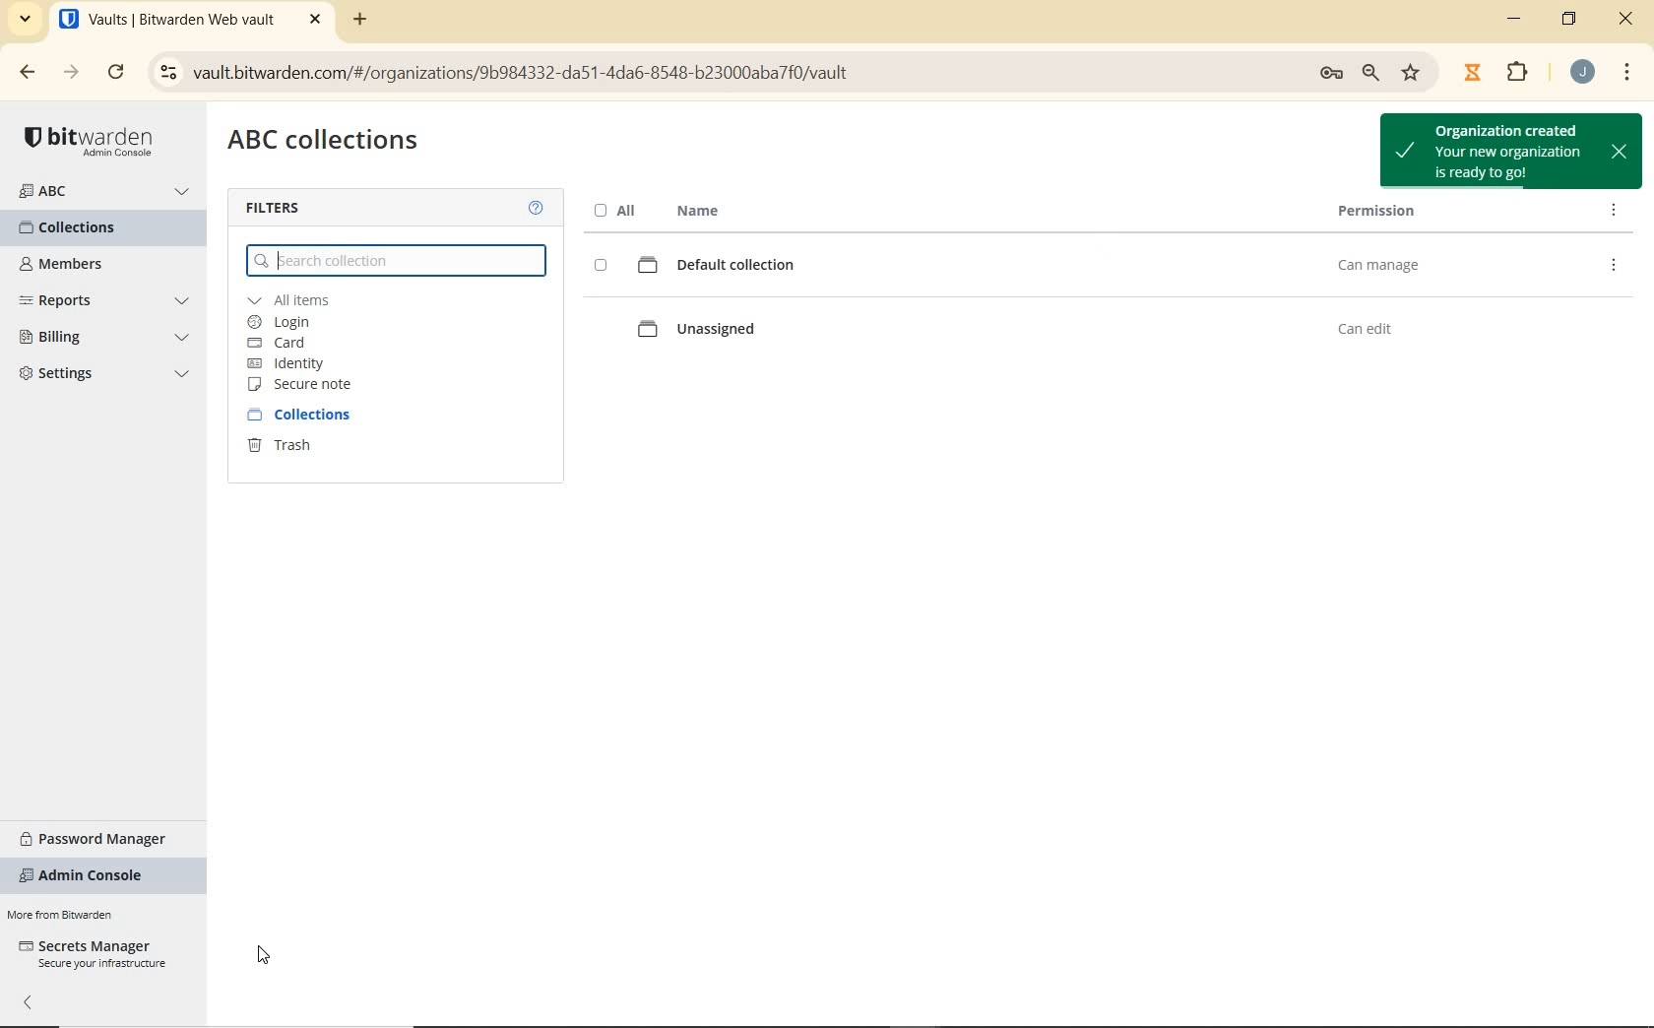 The width and height of the screenshot is (1654, 1028). What do you see at coordinates (280, 325) in the screenshot?
I see `login` at bounding box center [280, 325].